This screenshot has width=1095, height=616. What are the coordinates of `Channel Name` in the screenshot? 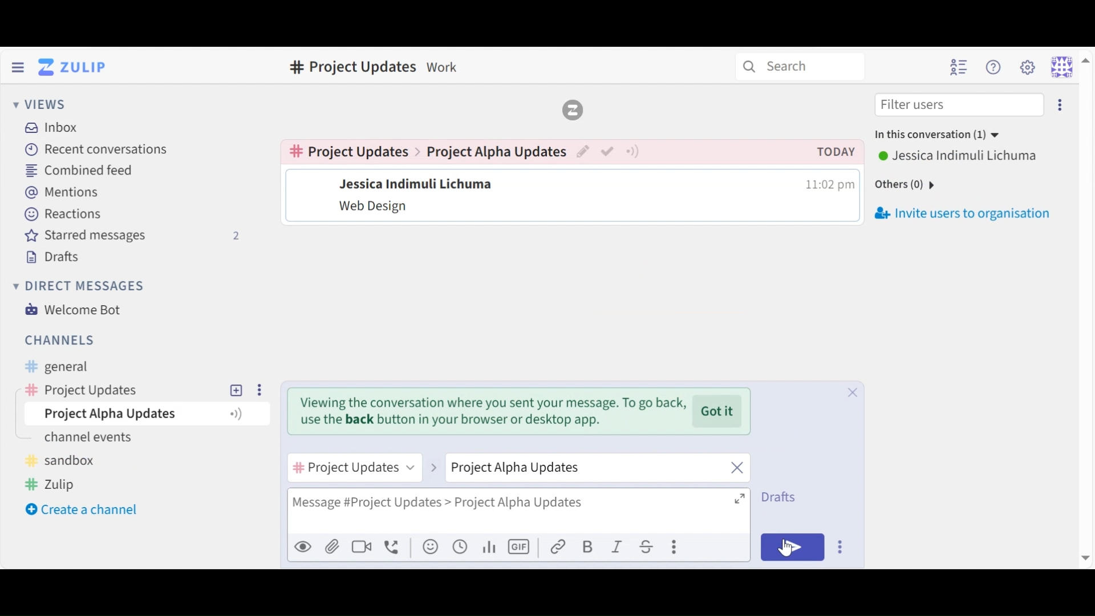 It's located at (352, 151).